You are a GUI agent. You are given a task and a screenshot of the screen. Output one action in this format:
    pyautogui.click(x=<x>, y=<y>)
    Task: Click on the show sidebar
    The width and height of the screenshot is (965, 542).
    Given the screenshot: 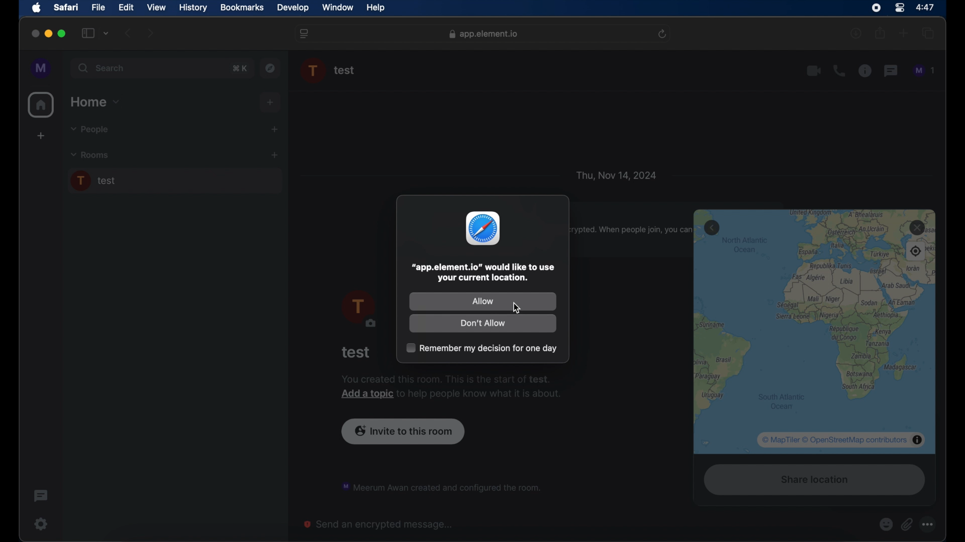 What is the action you would take?
    pyautogui.click(x=87, y=34)
    